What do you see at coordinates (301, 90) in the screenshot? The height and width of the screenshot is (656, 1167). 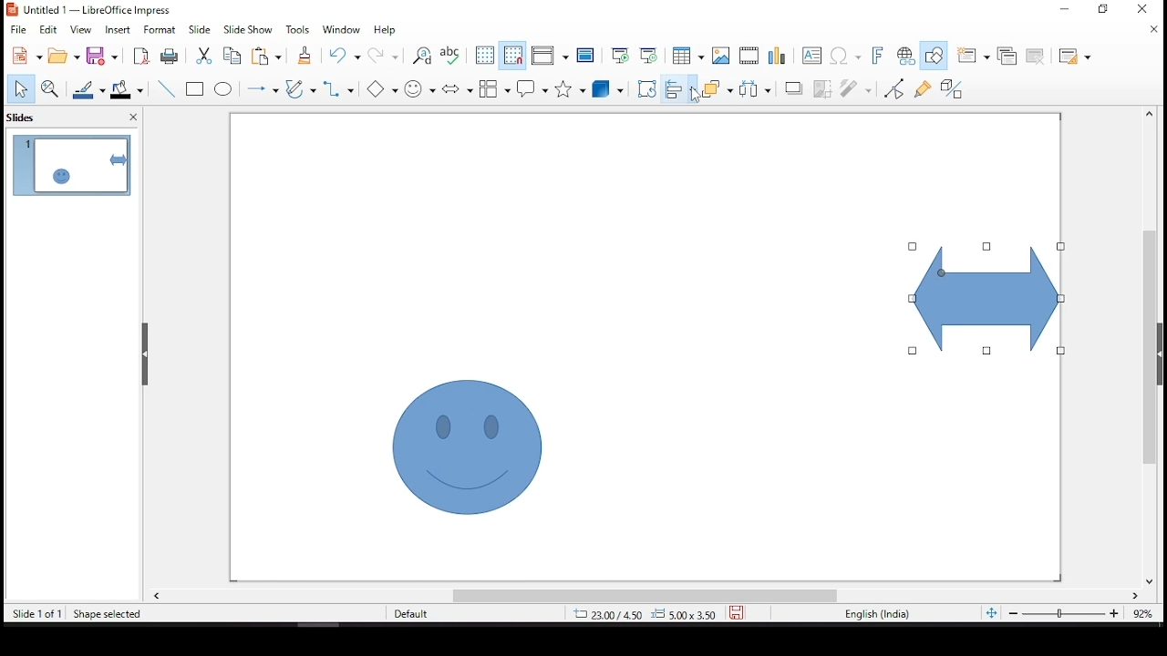 I see `curves and polygons` at bounding box center [301, 90].